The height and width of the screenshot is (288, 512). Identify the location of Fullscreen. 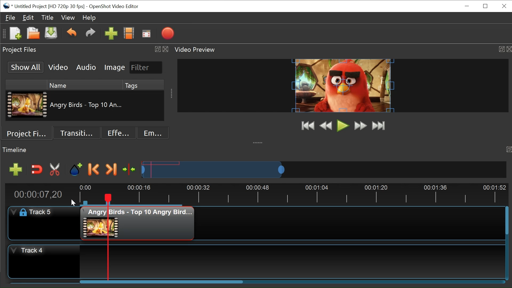
(147, 34).